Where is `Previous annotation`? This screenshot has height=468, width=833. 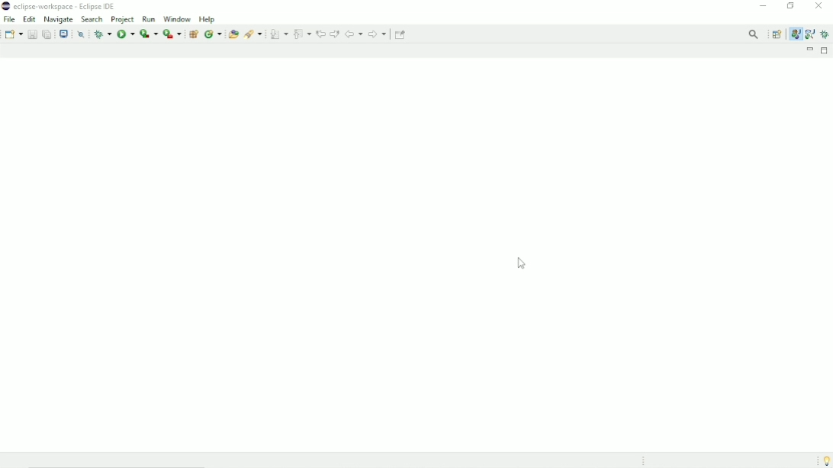
Previous annotation is located at coordinates (301, 34).